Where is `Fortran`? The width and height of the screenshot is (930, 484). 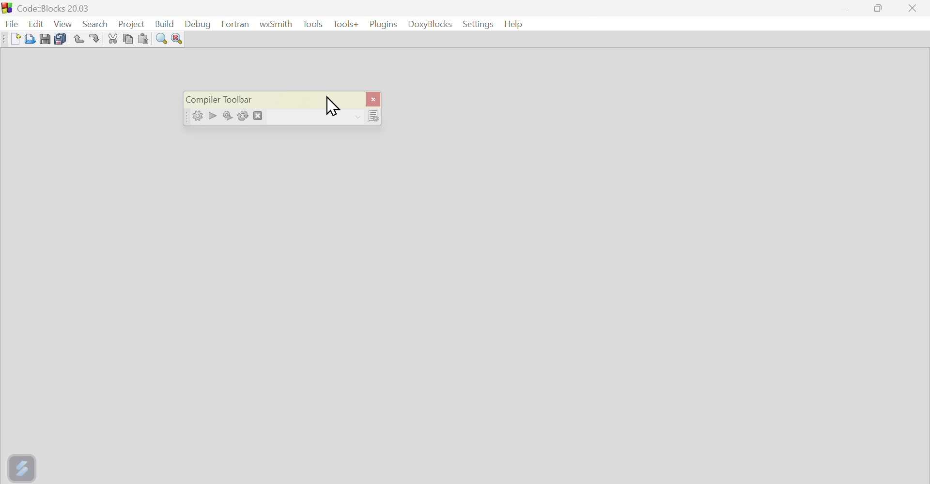
Fortran is located at coordinates (235, 24).